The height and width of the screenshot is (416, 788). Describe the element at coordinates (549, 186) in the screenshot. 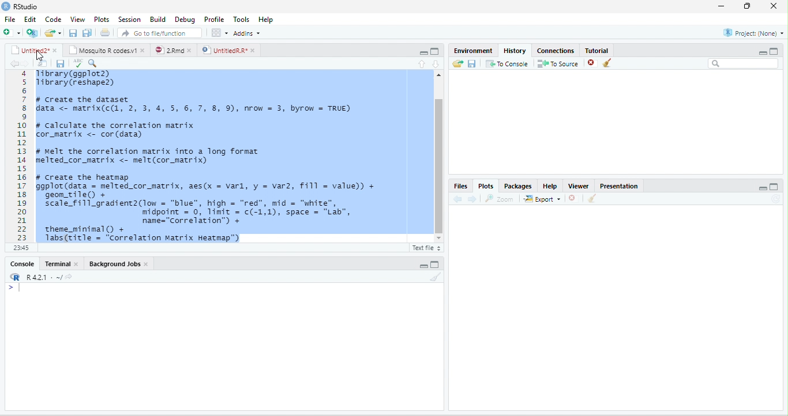

I see `help` at that location.